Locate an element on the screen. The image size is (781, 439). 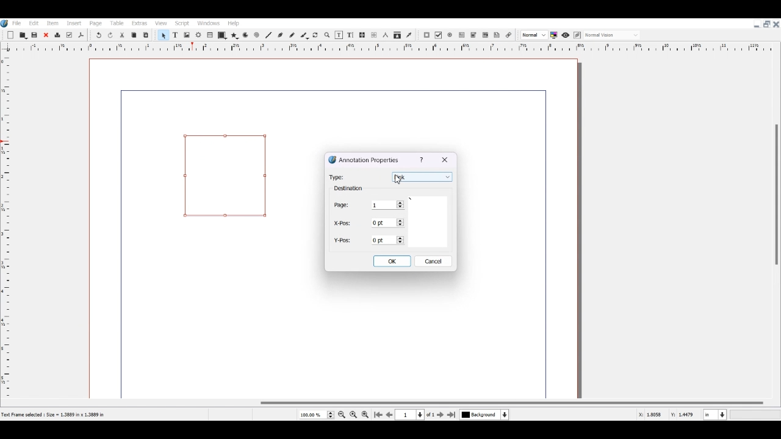
Preview mode is located at coordinates (565, 35).